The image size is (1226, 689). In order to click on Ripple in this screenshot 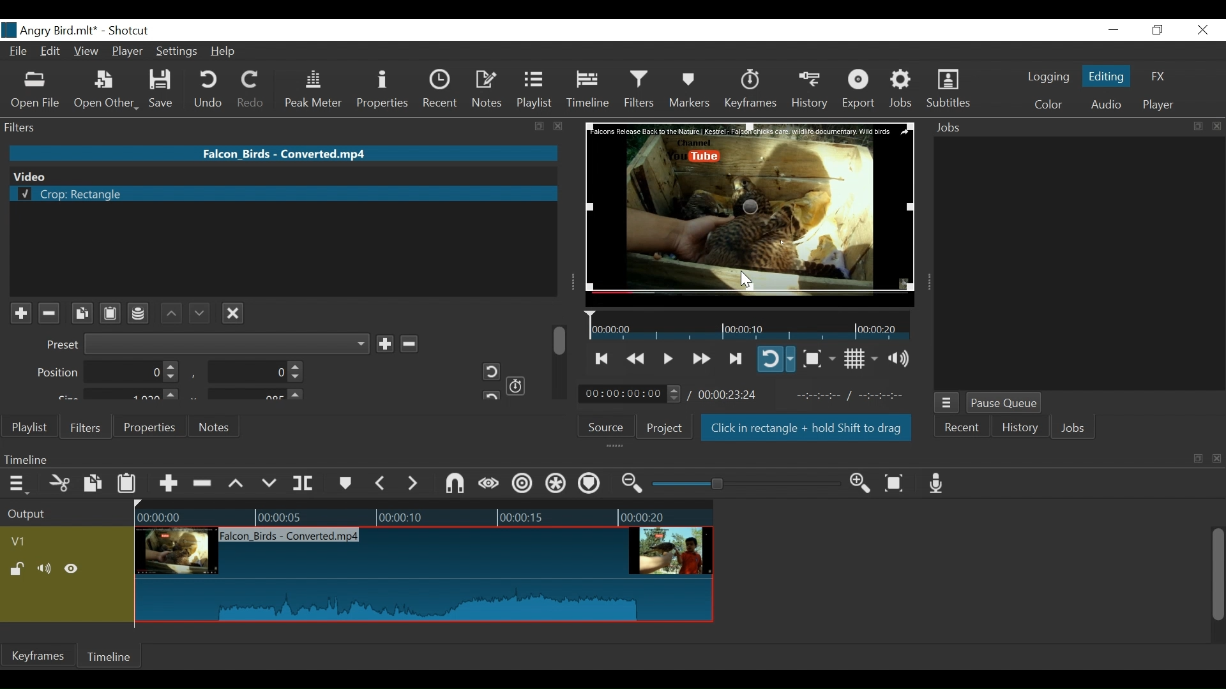, I will do `click(524, 485)`.